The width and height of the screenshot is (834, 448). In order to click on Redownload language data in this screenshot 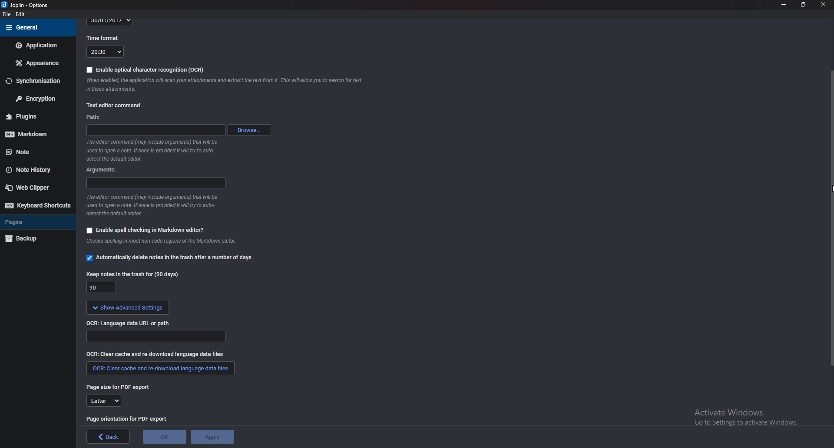, I will do `click(161, 369)`.